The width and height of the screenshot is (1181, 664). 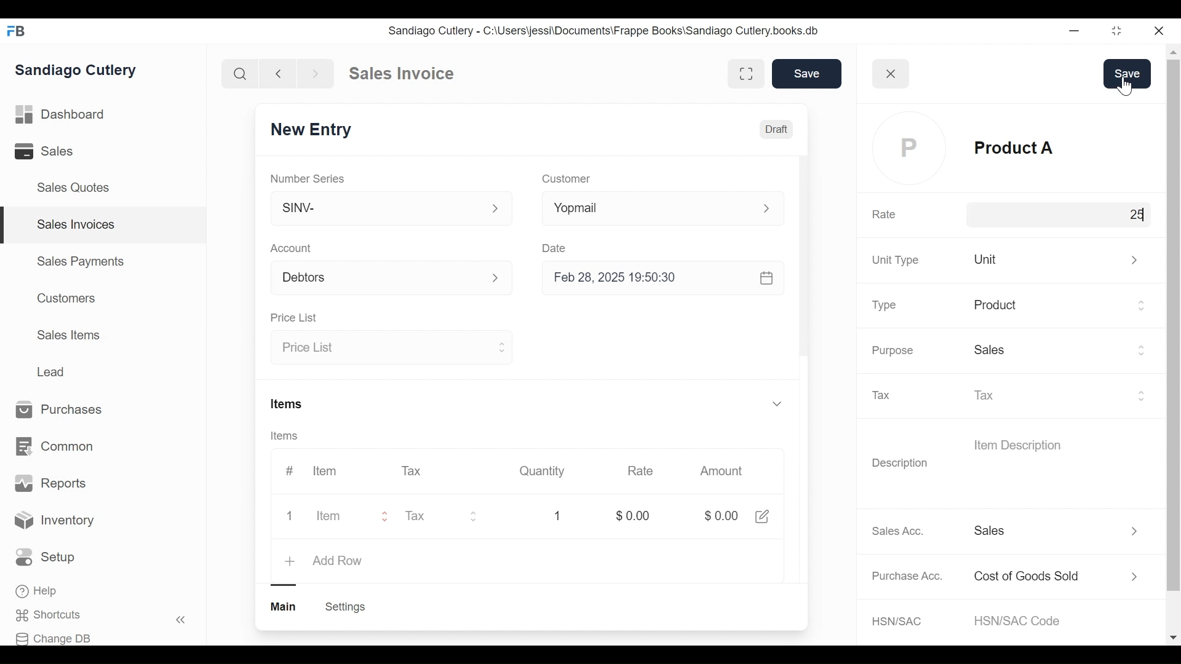 I want to click on Create, so click(x=344, y=607).